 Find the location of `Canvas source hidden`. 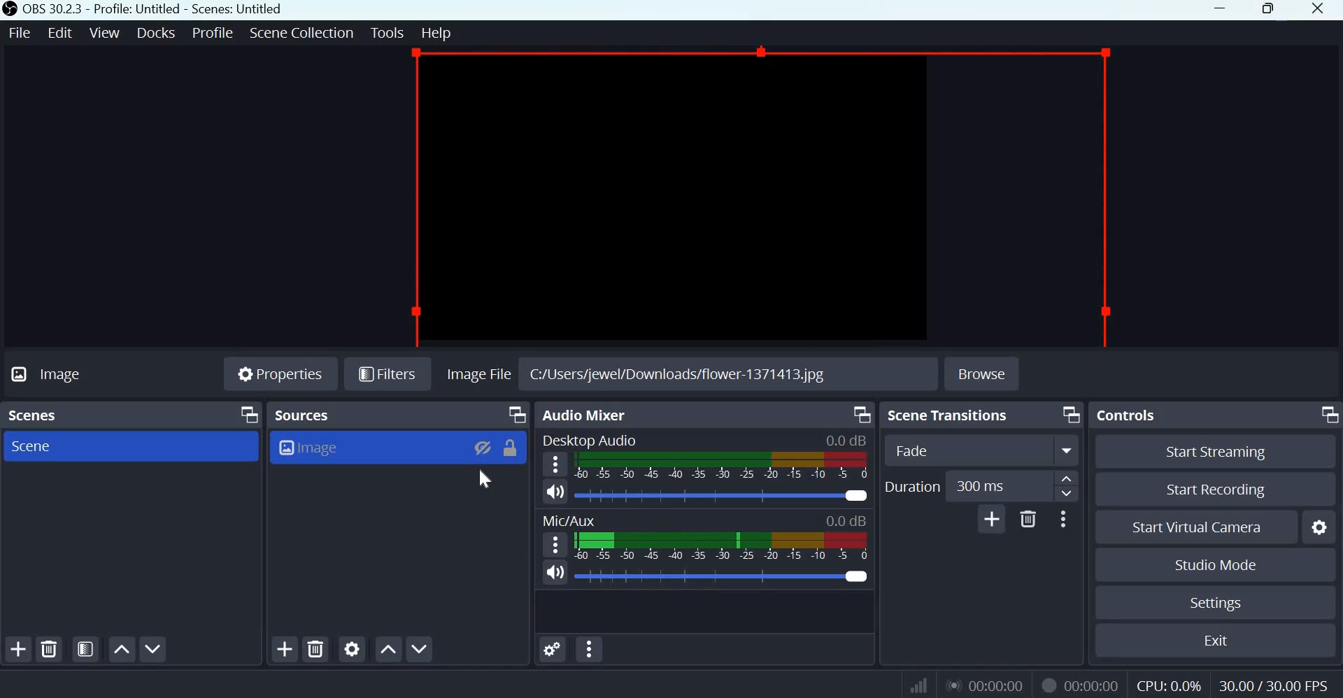

Canvas source hidden is located at coordinates (751, 197).